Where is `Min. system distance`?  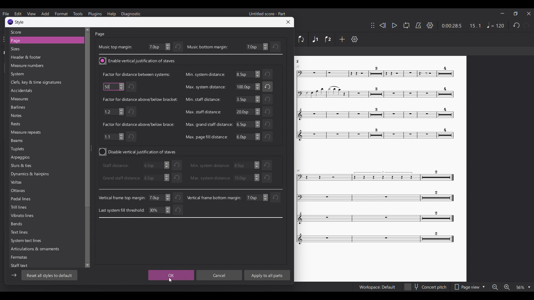 Min. system distance is located at coordinates (204, 74).